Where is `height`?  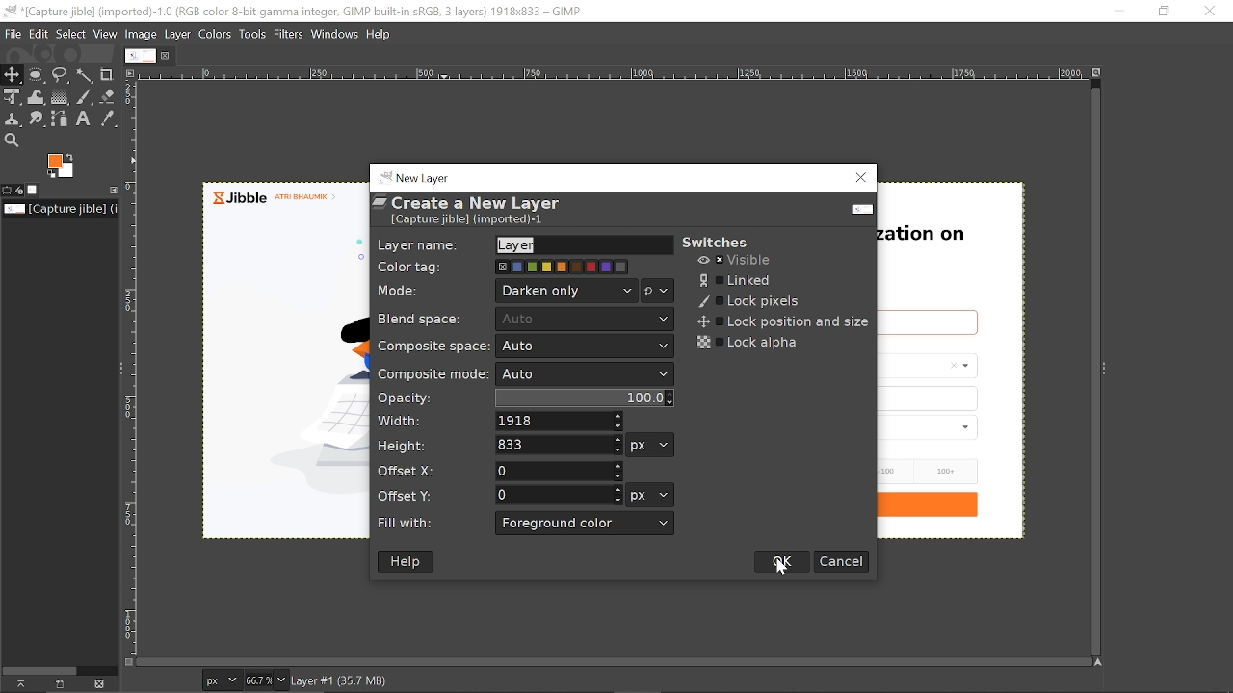 height is located at coordinates (404, 443).